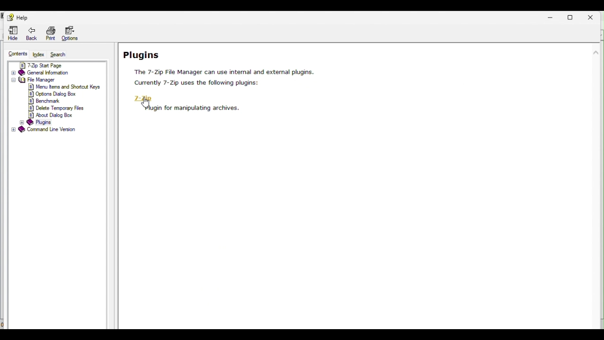 This screenshot has height=340, width=604. Describe the element at coordinates (594, 16) in the screenshot. I see `Close` at that location.